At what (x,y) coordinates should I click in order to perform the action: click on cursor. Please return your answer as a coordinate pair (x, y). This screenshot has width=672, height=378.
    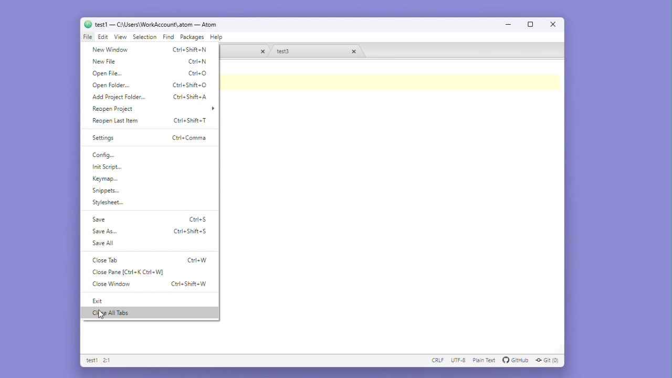
    Looking at the image, I should click on (102, 316).